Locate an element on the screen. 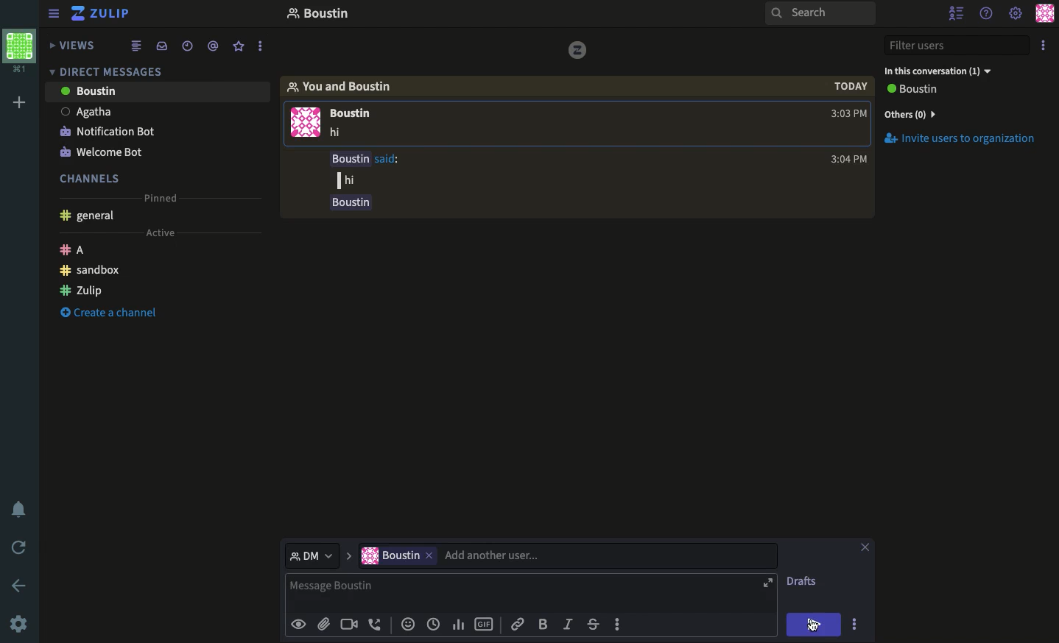 This screenshot has width=1059, height=643. Collapse menu is located at coordinates (55, 15).